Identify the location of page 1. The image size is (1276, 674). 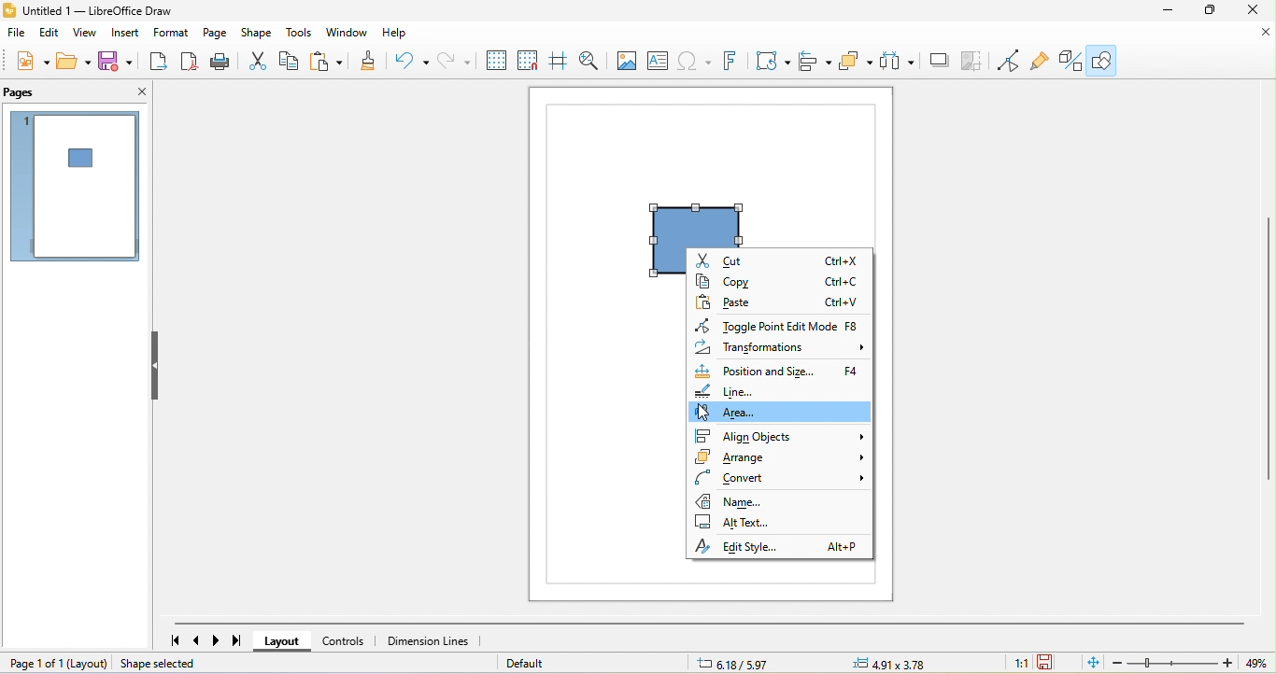
(74, 190).